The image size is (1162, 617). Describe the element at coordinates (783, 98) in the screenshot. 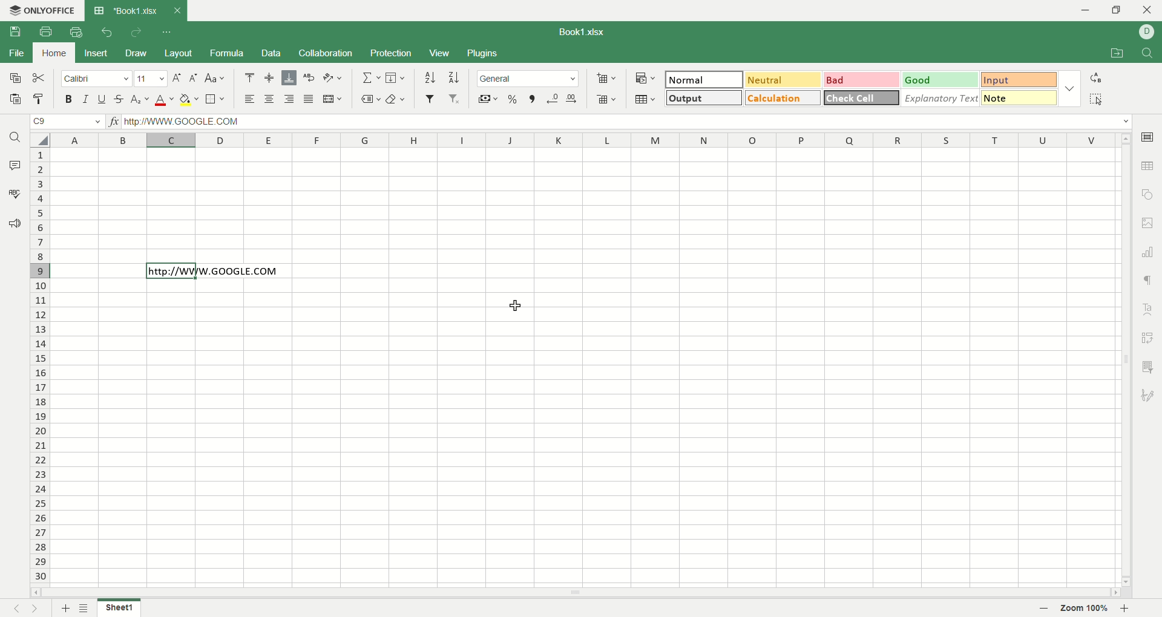

I see `calculation` at that location.